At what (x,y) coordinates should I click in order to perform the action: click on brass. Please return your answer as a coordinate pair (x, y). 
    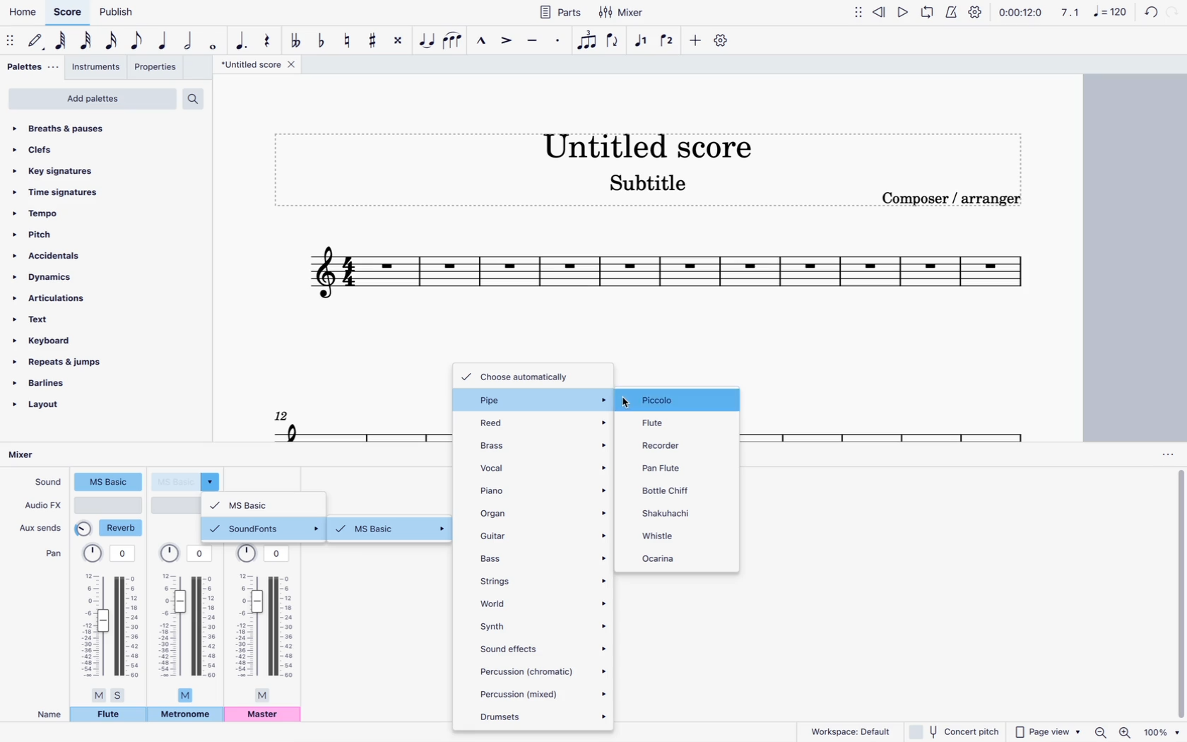
    Looking at the image, I should click on (541, 443).